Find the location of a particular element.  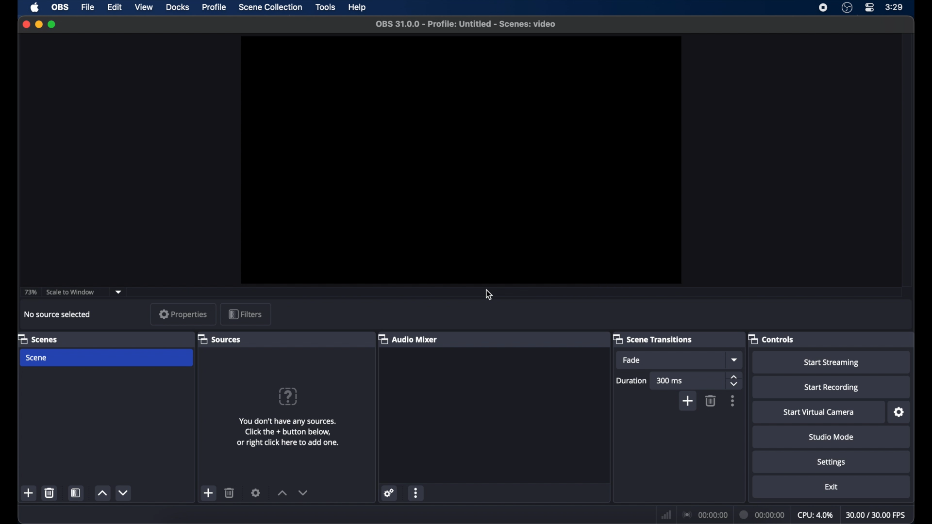

fade is located at coordinates (632, 360).